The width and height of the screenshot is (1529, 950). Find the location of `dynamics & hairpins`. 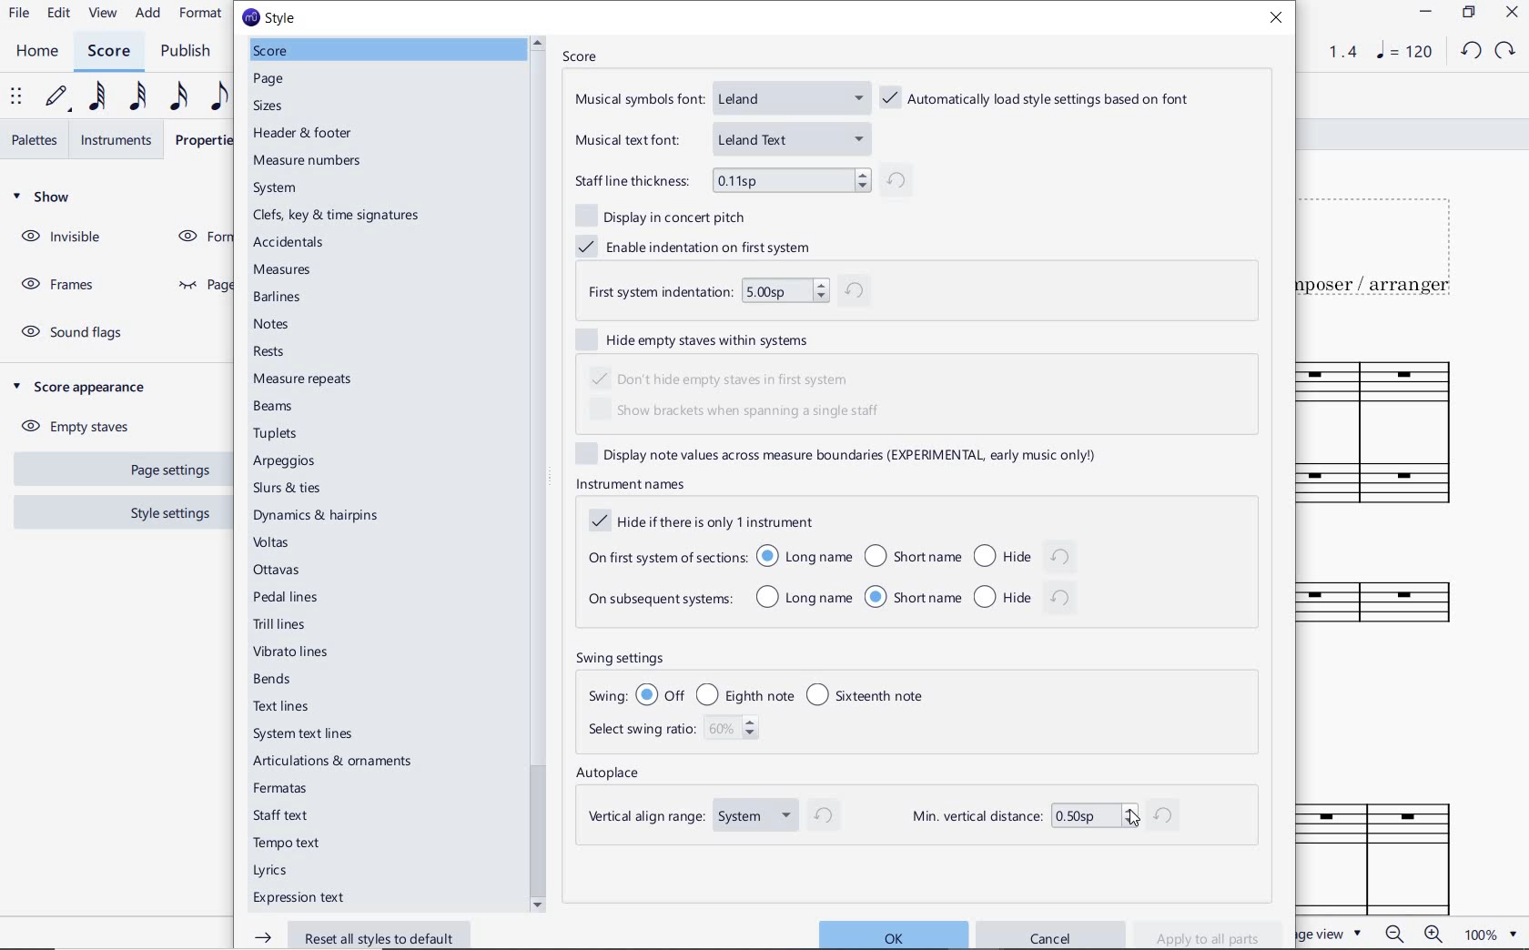

dynamics & hairpins is located at coordinates (320, 517).